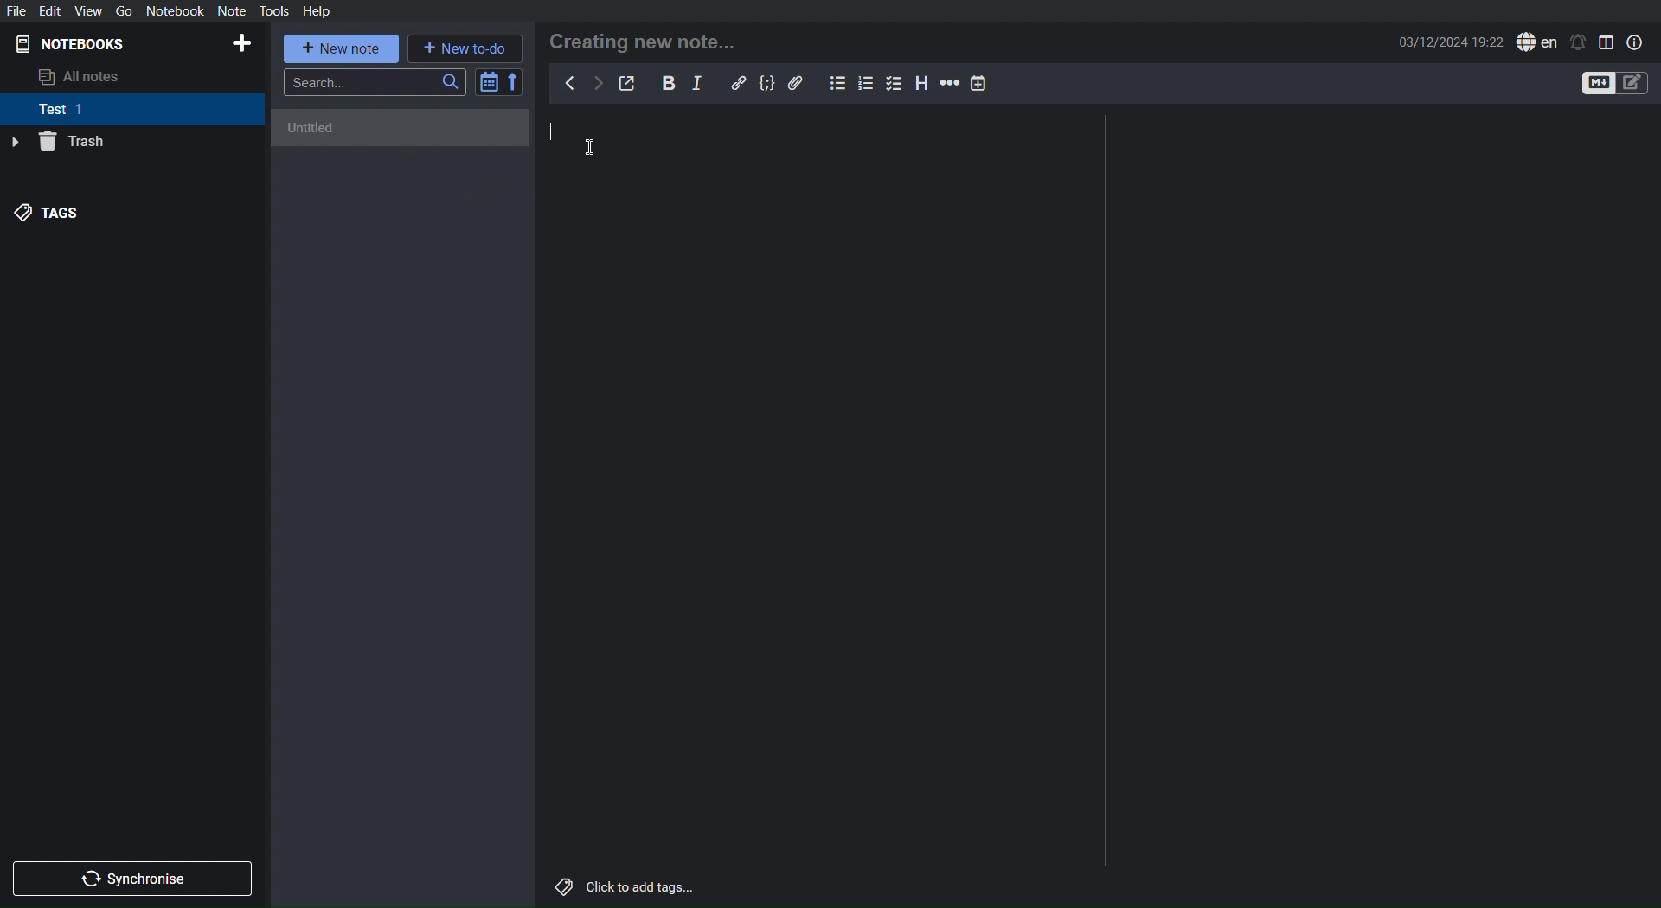 This screenshot has width=1661, height=908. What do you see at coordinates (589, 147) in the screenshot?
I see `Text Cursor` at bounding box center [589, 147].